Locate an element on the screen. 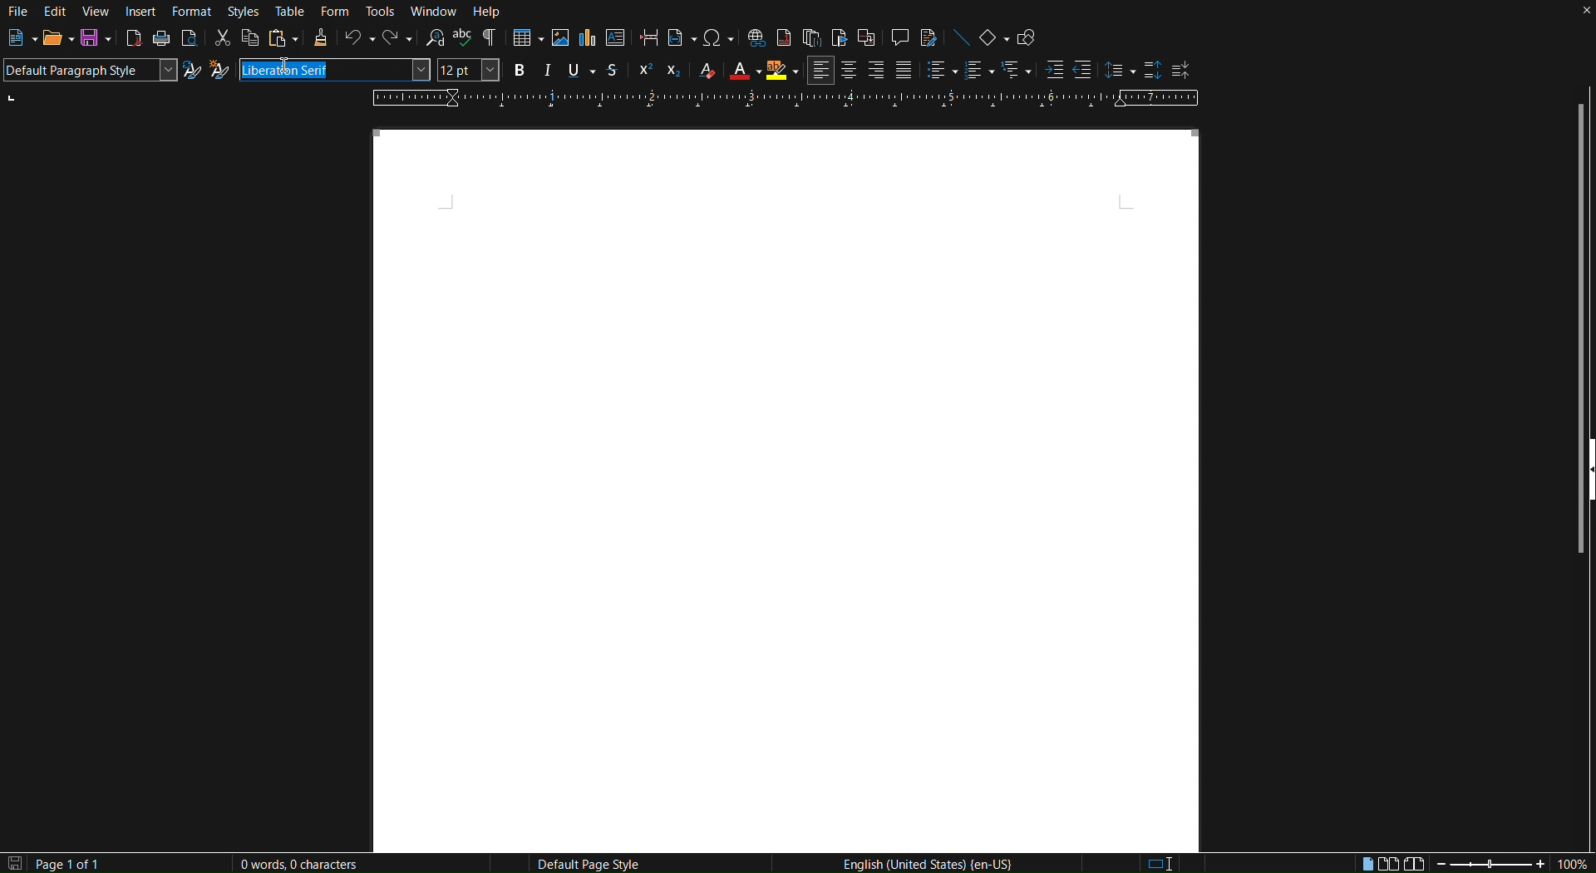 Image resolution: width=1596 pixels, height=873 pixels. New Style from Selection is located at coordinates (221, 72).